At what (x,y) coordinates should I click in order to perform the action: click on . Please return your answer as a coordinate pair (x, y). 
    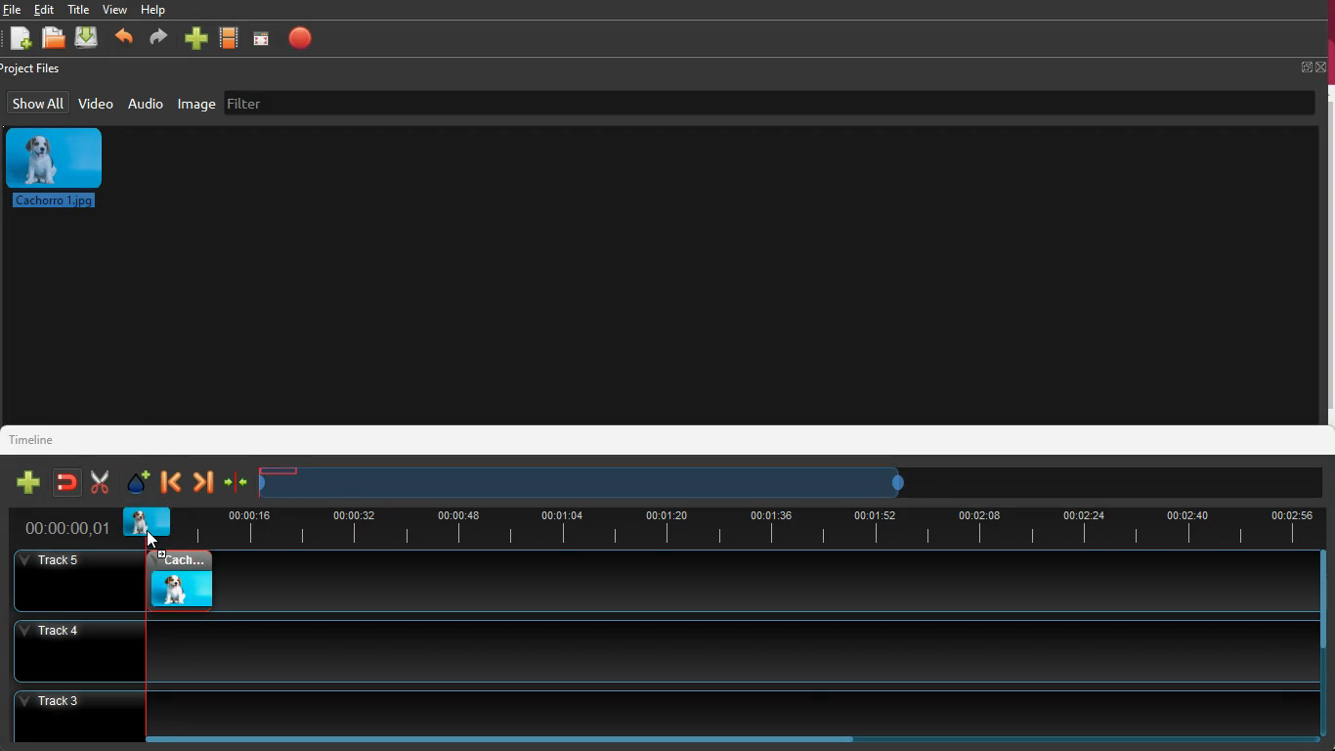
    Looking at the image, I should click on (60, 581).